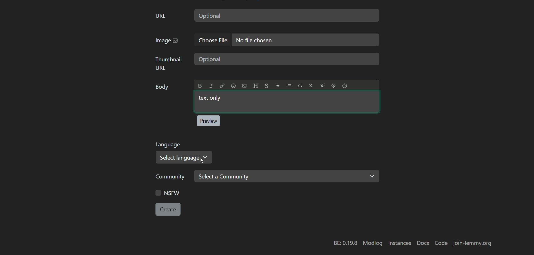 The image size is (534, 255). Describe the element at coordinates (286, 176) in the screenshot. I see `select a community` at that location.